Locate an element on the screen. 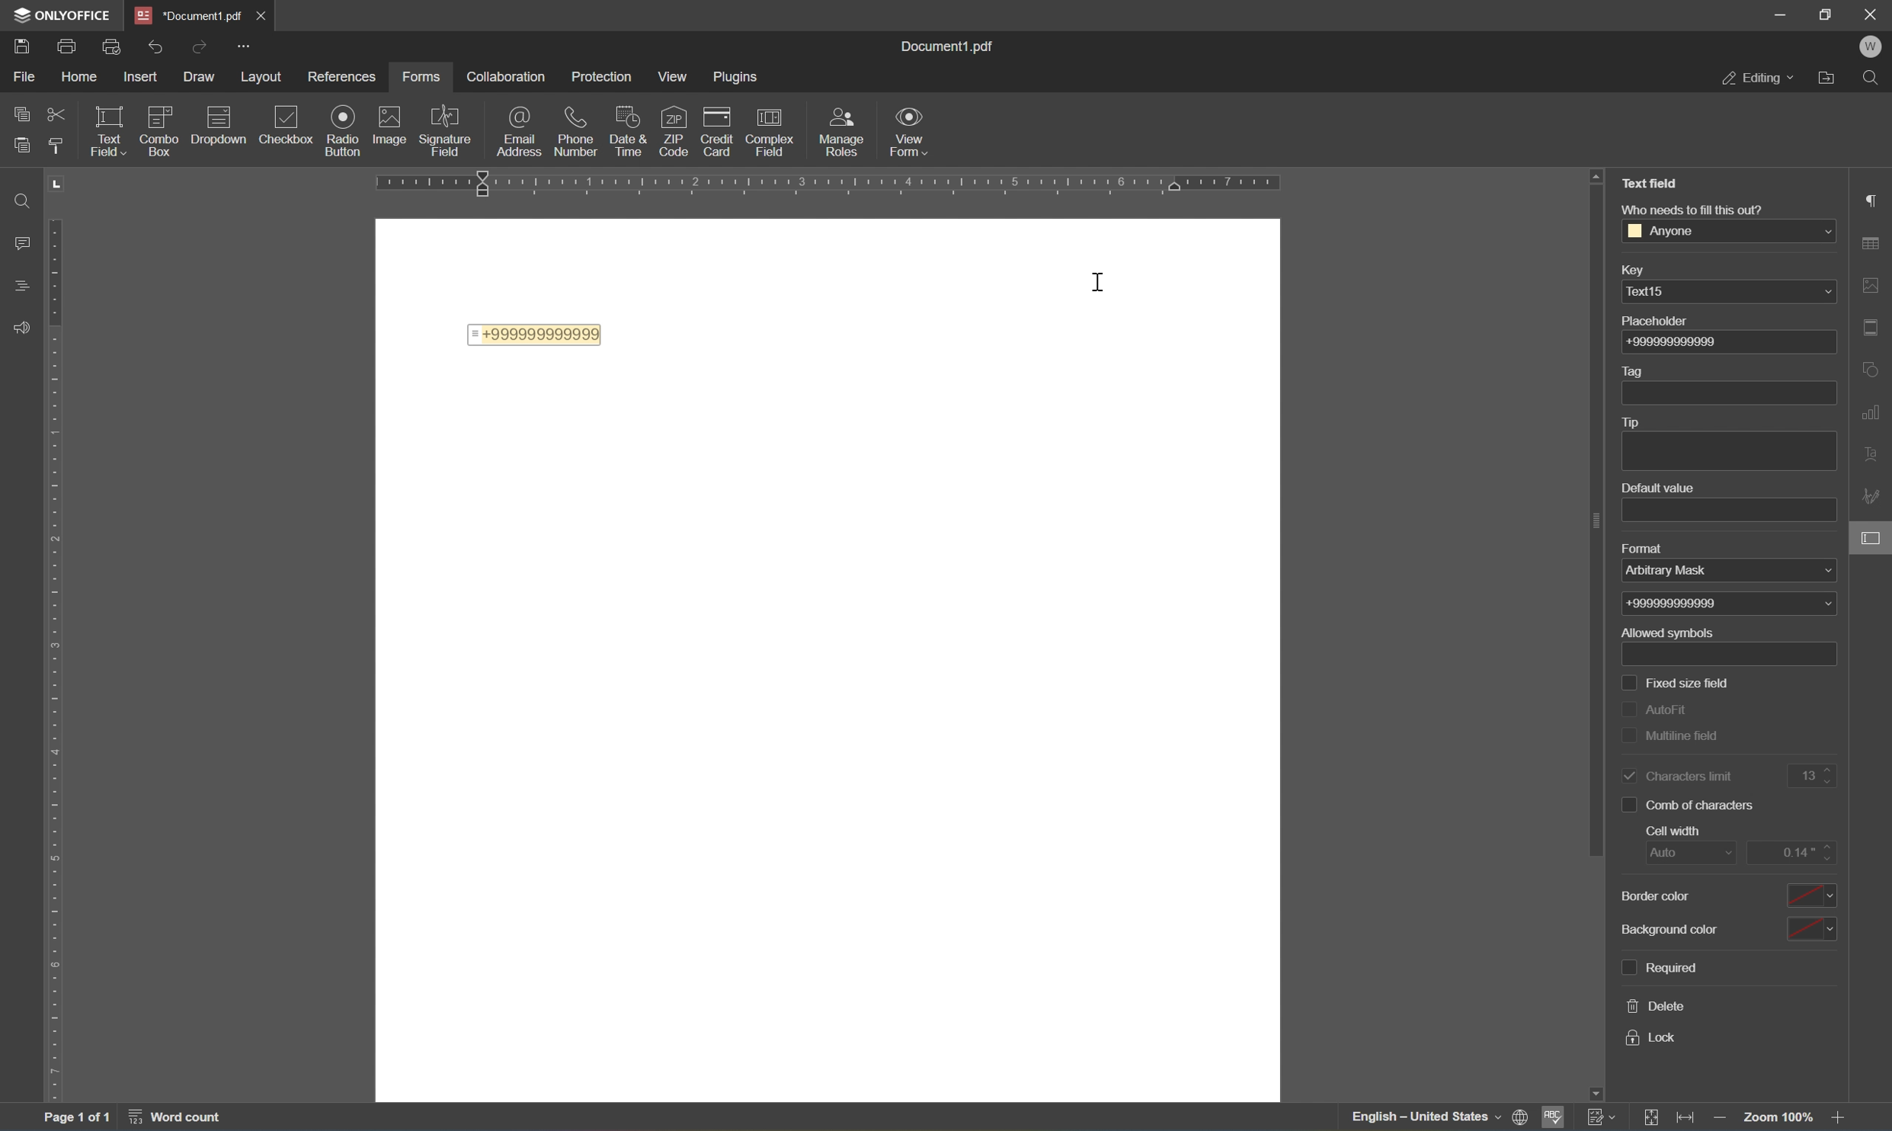  Multiline field is located at coordinates (1675, 739).